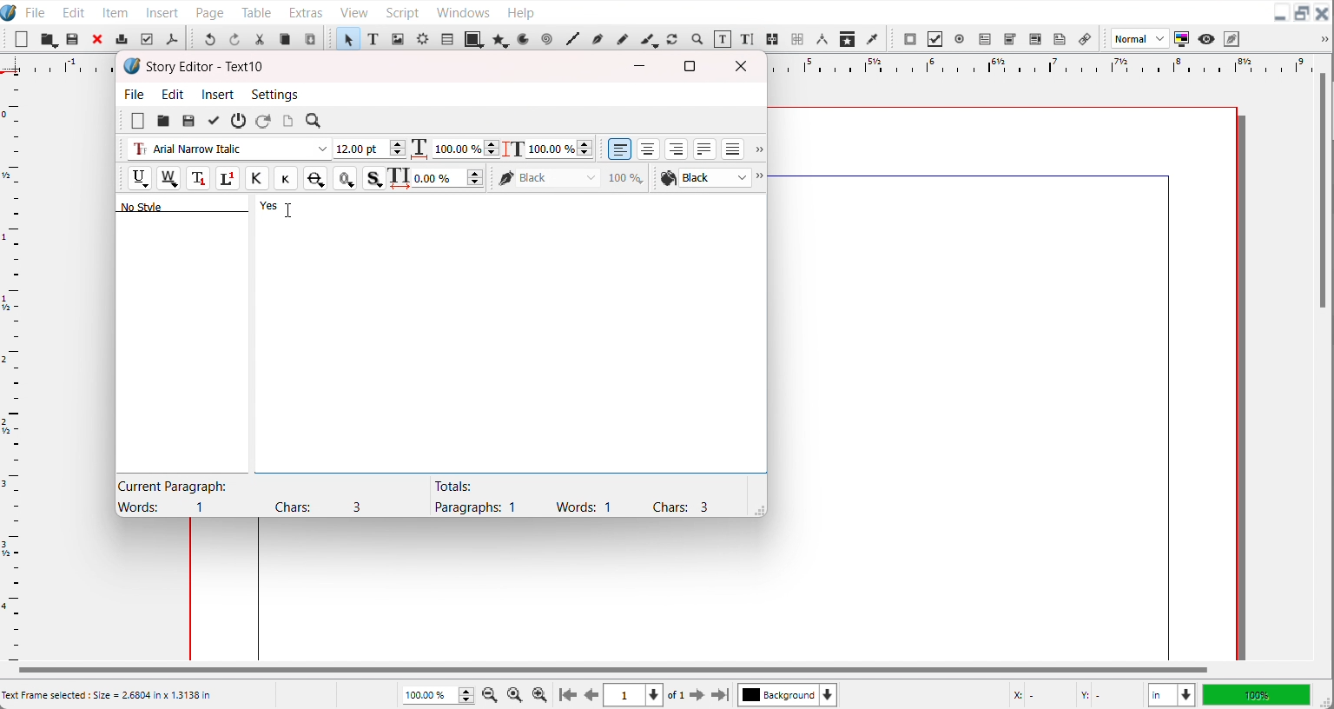  What do you see at coordinates (756, 509) in the screenshot?
I see `Window adjuster` at bounding box center [756, 509].